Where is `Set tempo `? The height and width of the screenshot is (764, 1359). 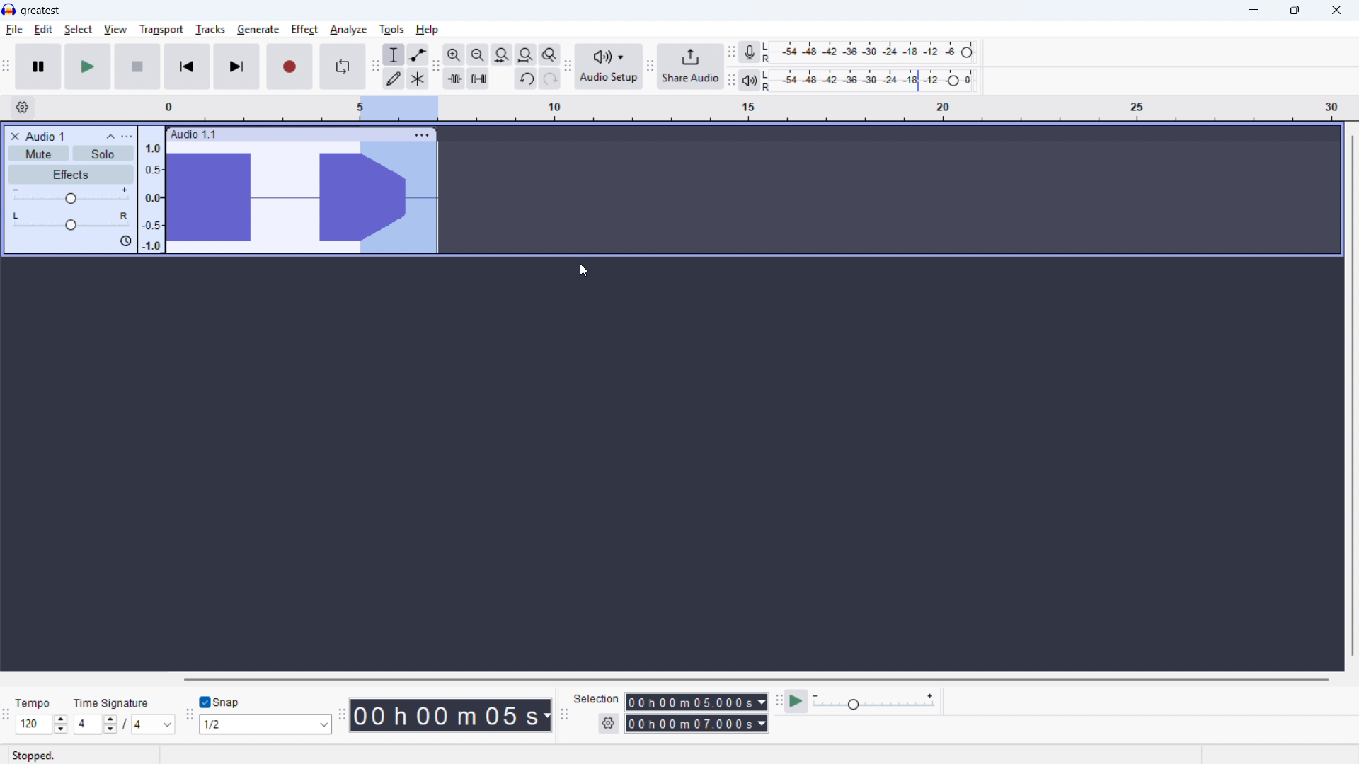 Set tempo  is located at coordinates (42, 724).